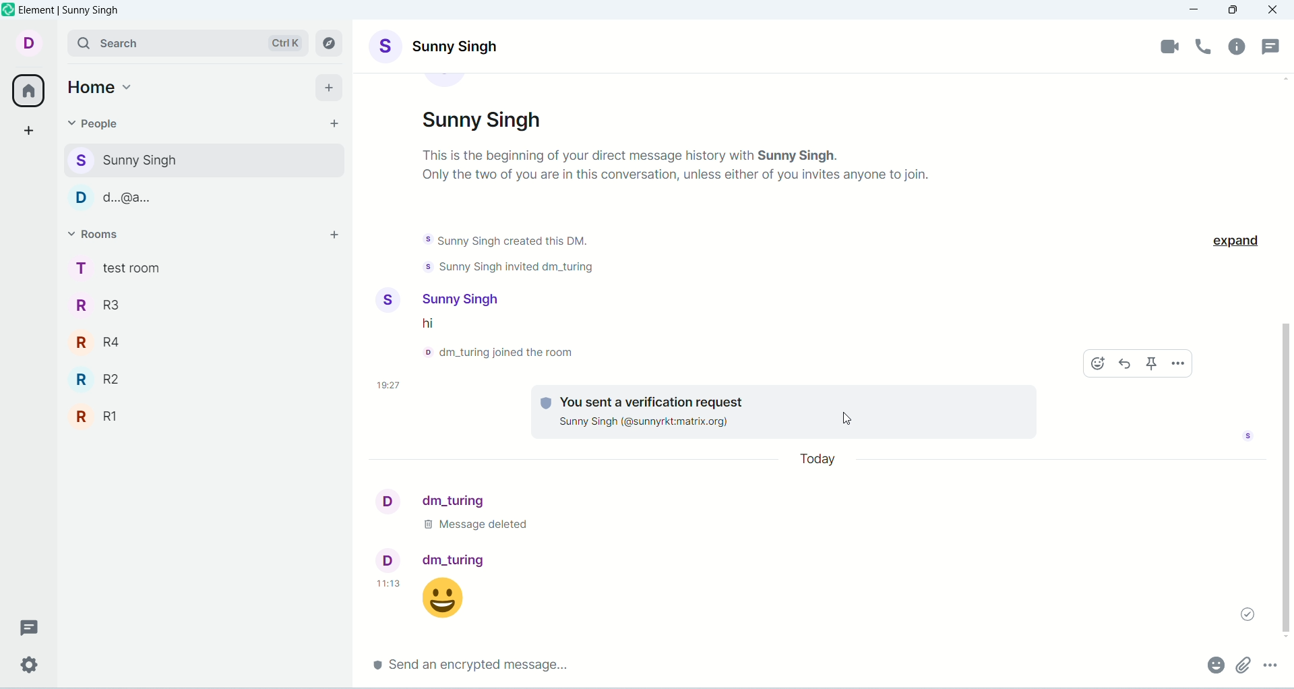 The image size is (1294, 689). What do you see at coordinates (1168, 47) in the screenshot?
I see `video call` at bounding box center [1168, 47].